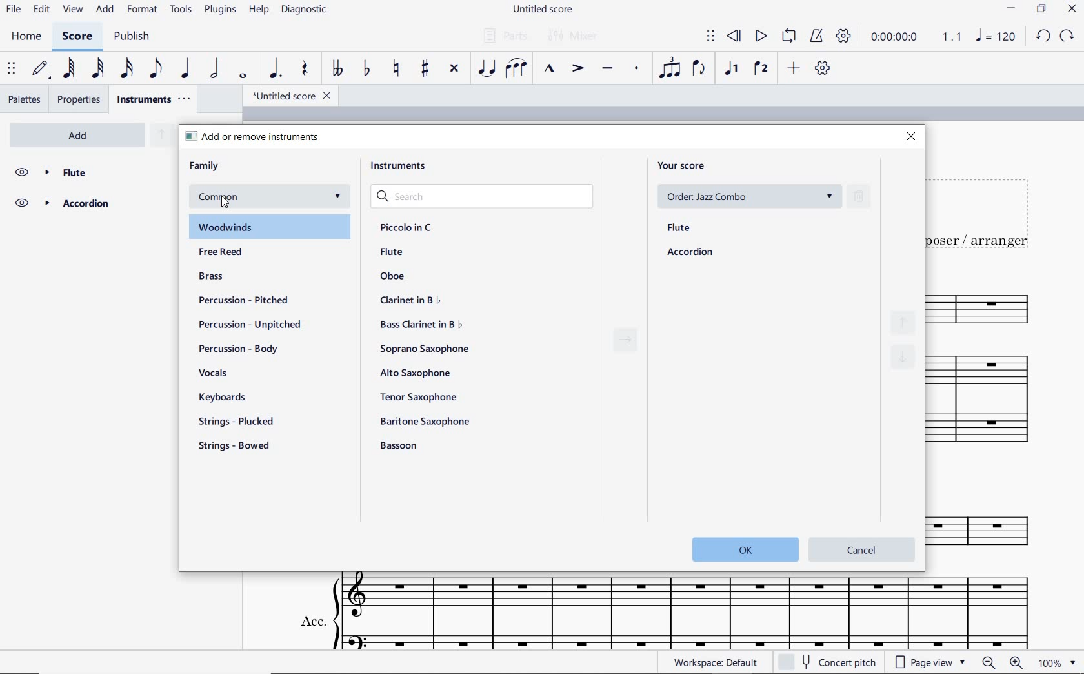 The image size is (1084, 674). What do you see at coordinates (996, 38) in the screenshot?
I see `NOTE` at bounding box center [996, 38].